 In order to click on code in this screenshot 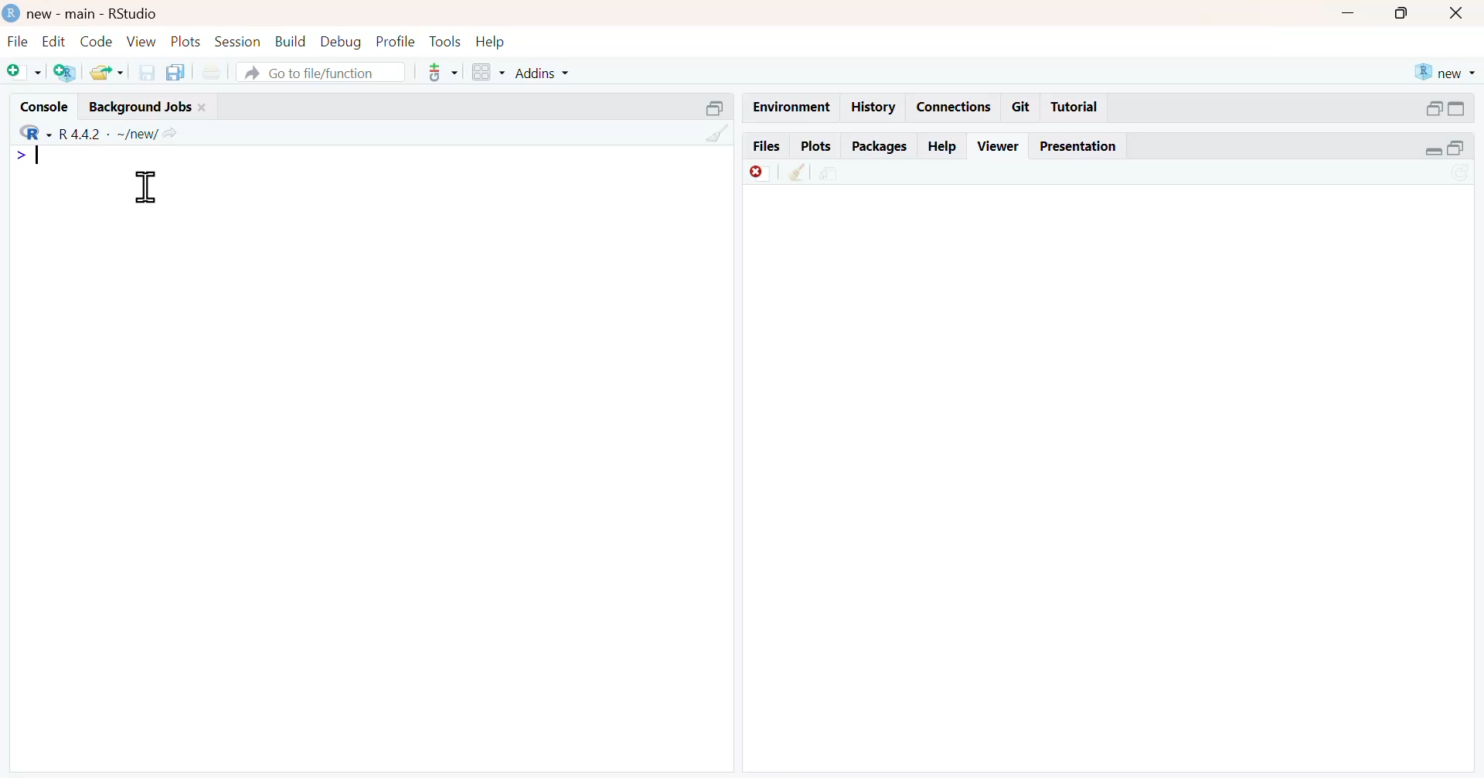, I will do `click(94, 42)`.